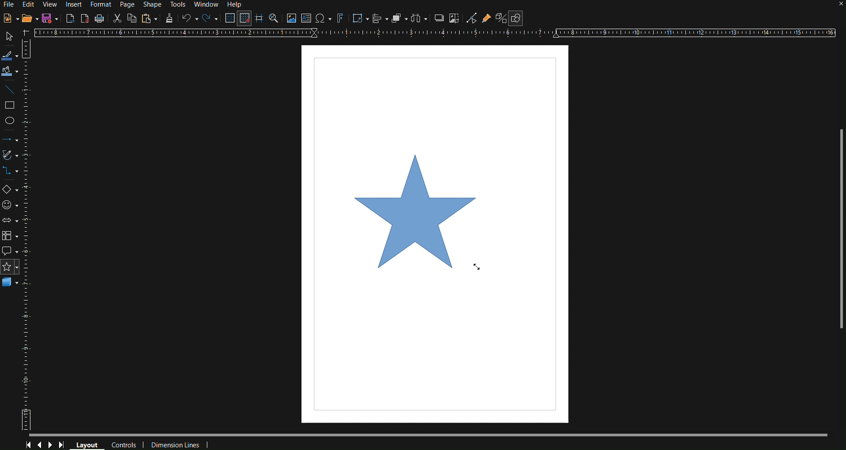  Describe the element at coordinates (11, 206) in the screenshot. I see `Symbol Shapes` at that location.